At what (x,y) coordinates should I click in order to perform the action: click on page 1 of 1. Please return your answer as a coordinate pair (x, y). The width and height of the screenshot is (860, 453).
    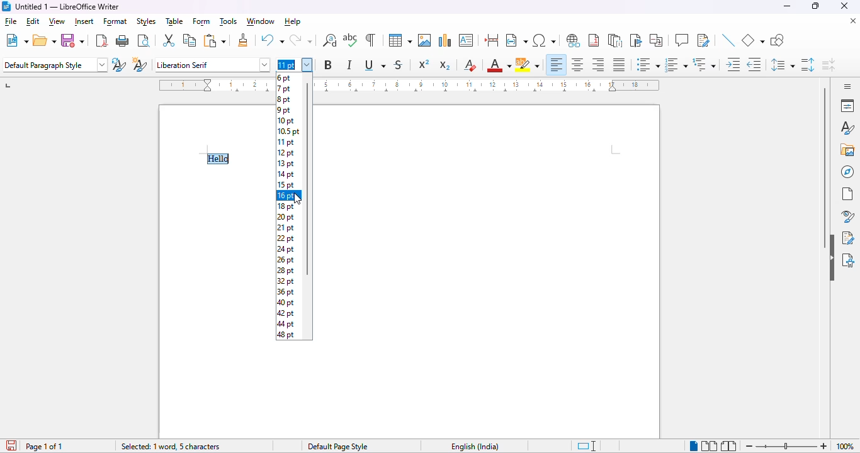
    Looking at the image, I should click on (45, 447).